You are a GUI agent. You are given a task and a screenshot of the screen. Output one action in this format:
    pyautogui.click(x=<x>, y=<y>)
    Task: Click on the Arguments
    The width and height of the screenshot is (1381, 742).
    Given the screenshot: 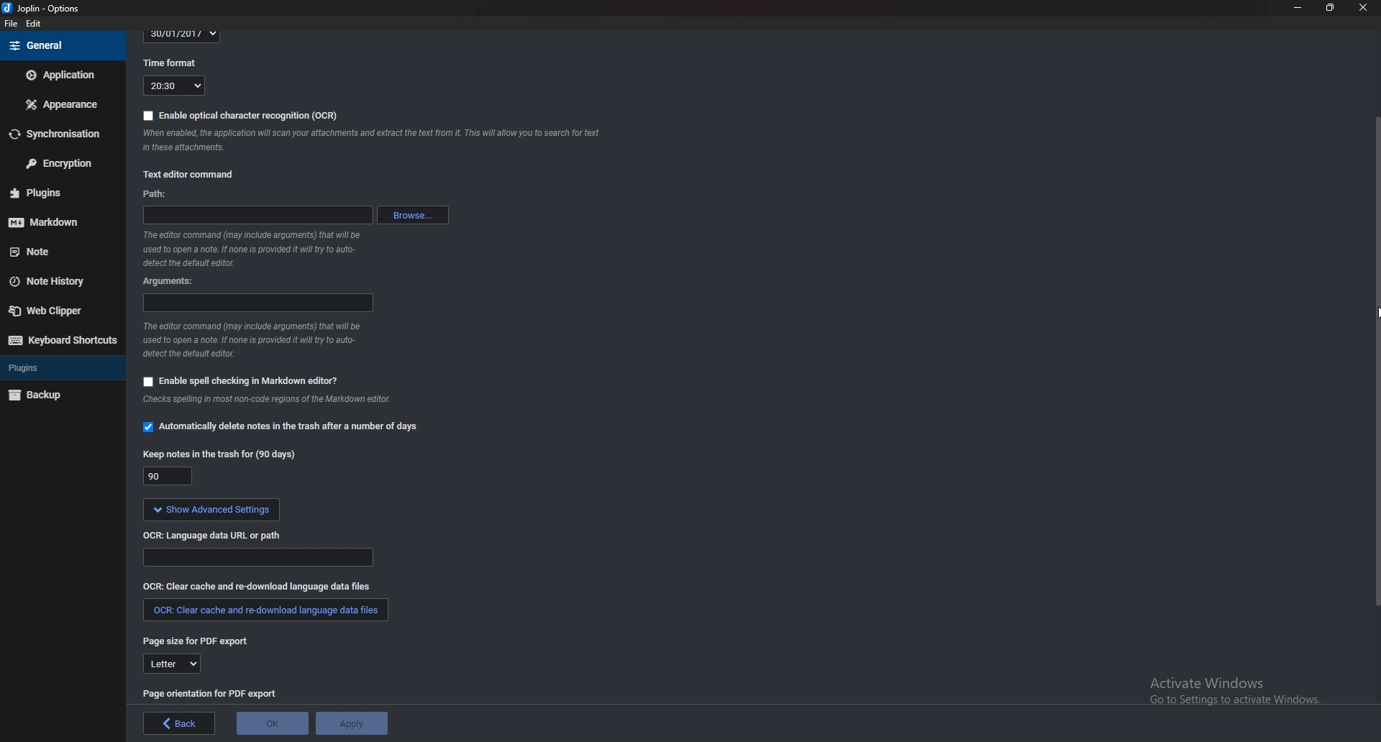 What is the action you would take?
    pyautogui.click(x=256, y=301)
    